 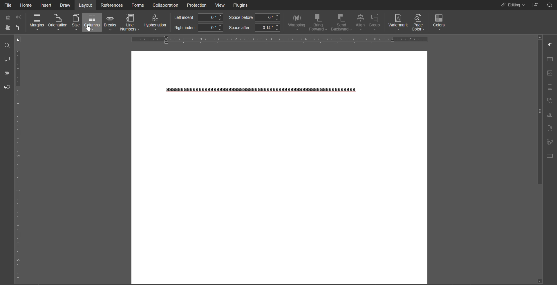 I want to click on Graph Settings, so click(x=550, y=115).